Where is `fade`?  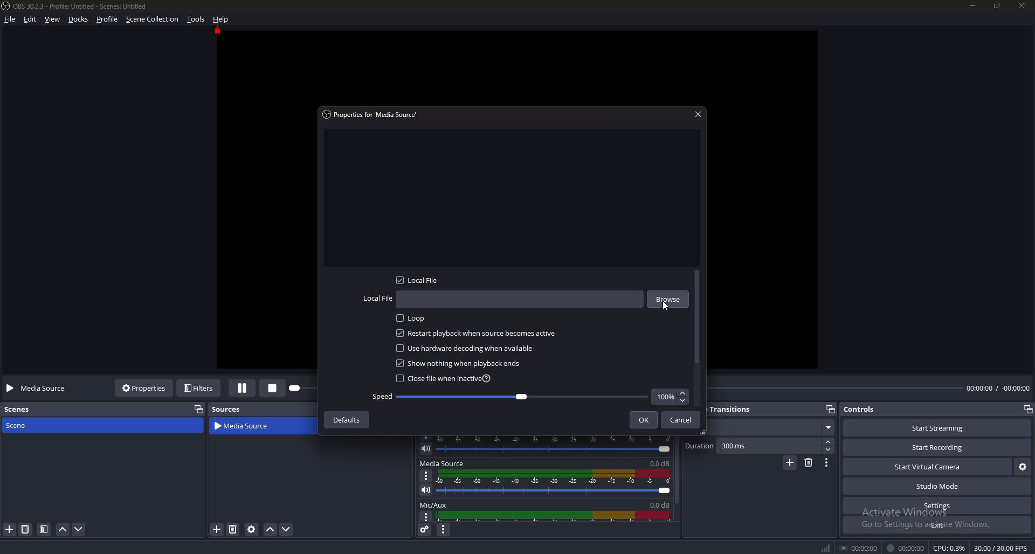 fade is located at coordinates (770, 428).